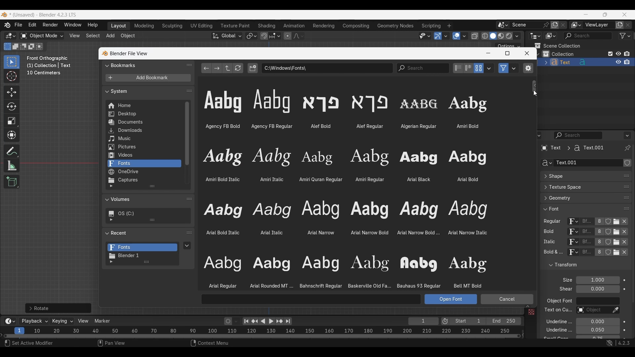 The width and height of the screenshot is (635, 357). What do you see at coordinates (555, 25) in the screenshot?
I see `Add new scene` at bounding box center [555, 25].